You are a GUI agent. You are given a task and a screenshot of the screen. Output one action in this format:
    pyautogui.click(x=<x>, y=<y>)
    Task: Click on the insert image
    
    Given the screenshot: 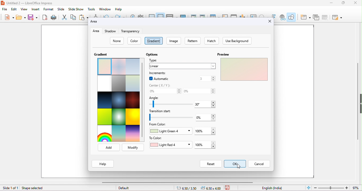 What is the action you would take?
    pyautogui.click(x=225, y=15)
    